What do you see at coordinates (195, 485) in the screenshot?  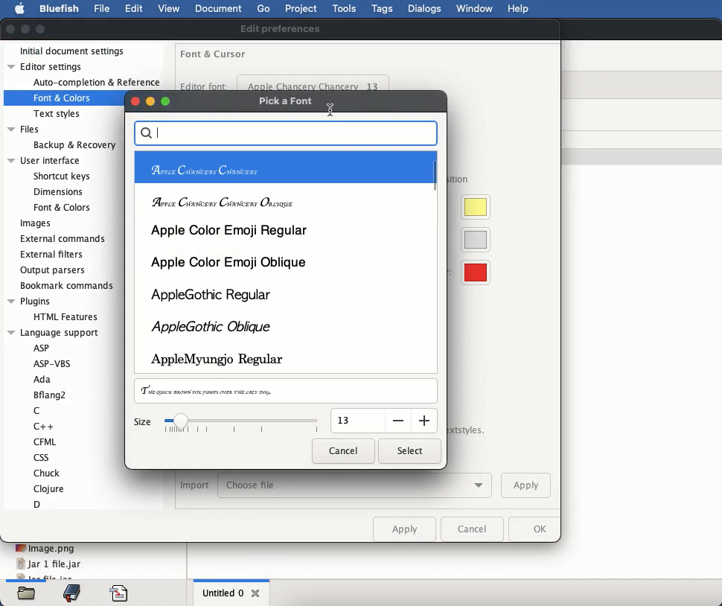 I see `import` at bounding box center [195, 485].